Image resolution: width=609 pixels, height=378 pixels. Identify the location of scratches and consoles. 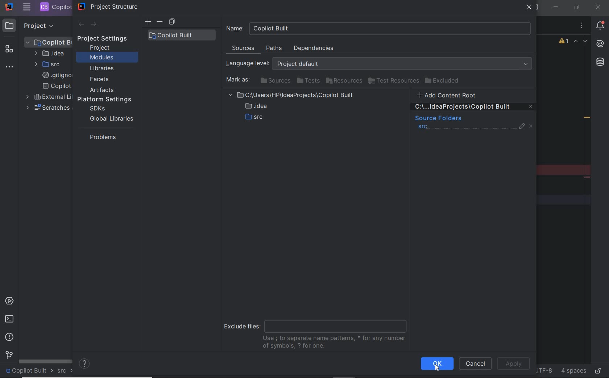
(47, 108).